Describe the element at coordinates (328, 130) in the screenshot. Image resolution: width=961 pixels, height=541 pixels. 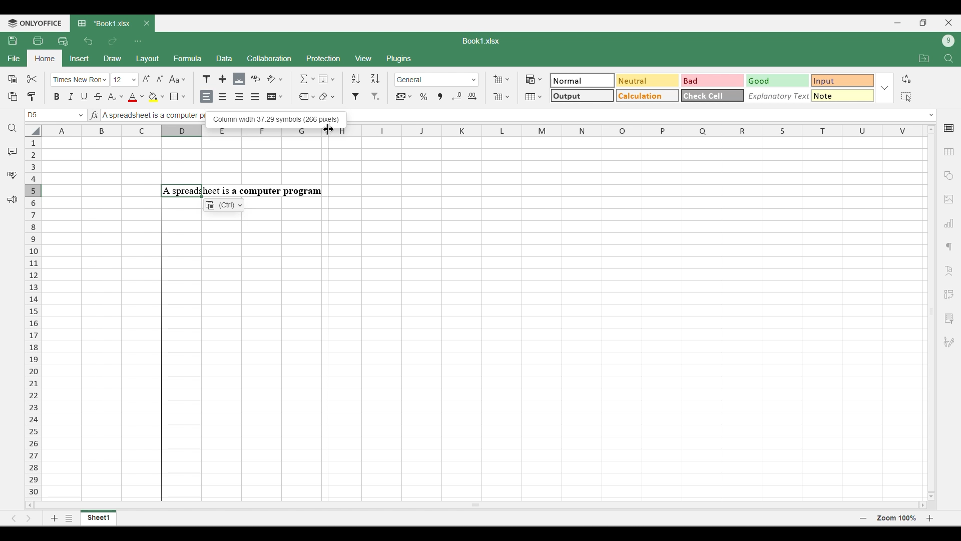
I see `Cursor position unchanged after dragging line` at that location.